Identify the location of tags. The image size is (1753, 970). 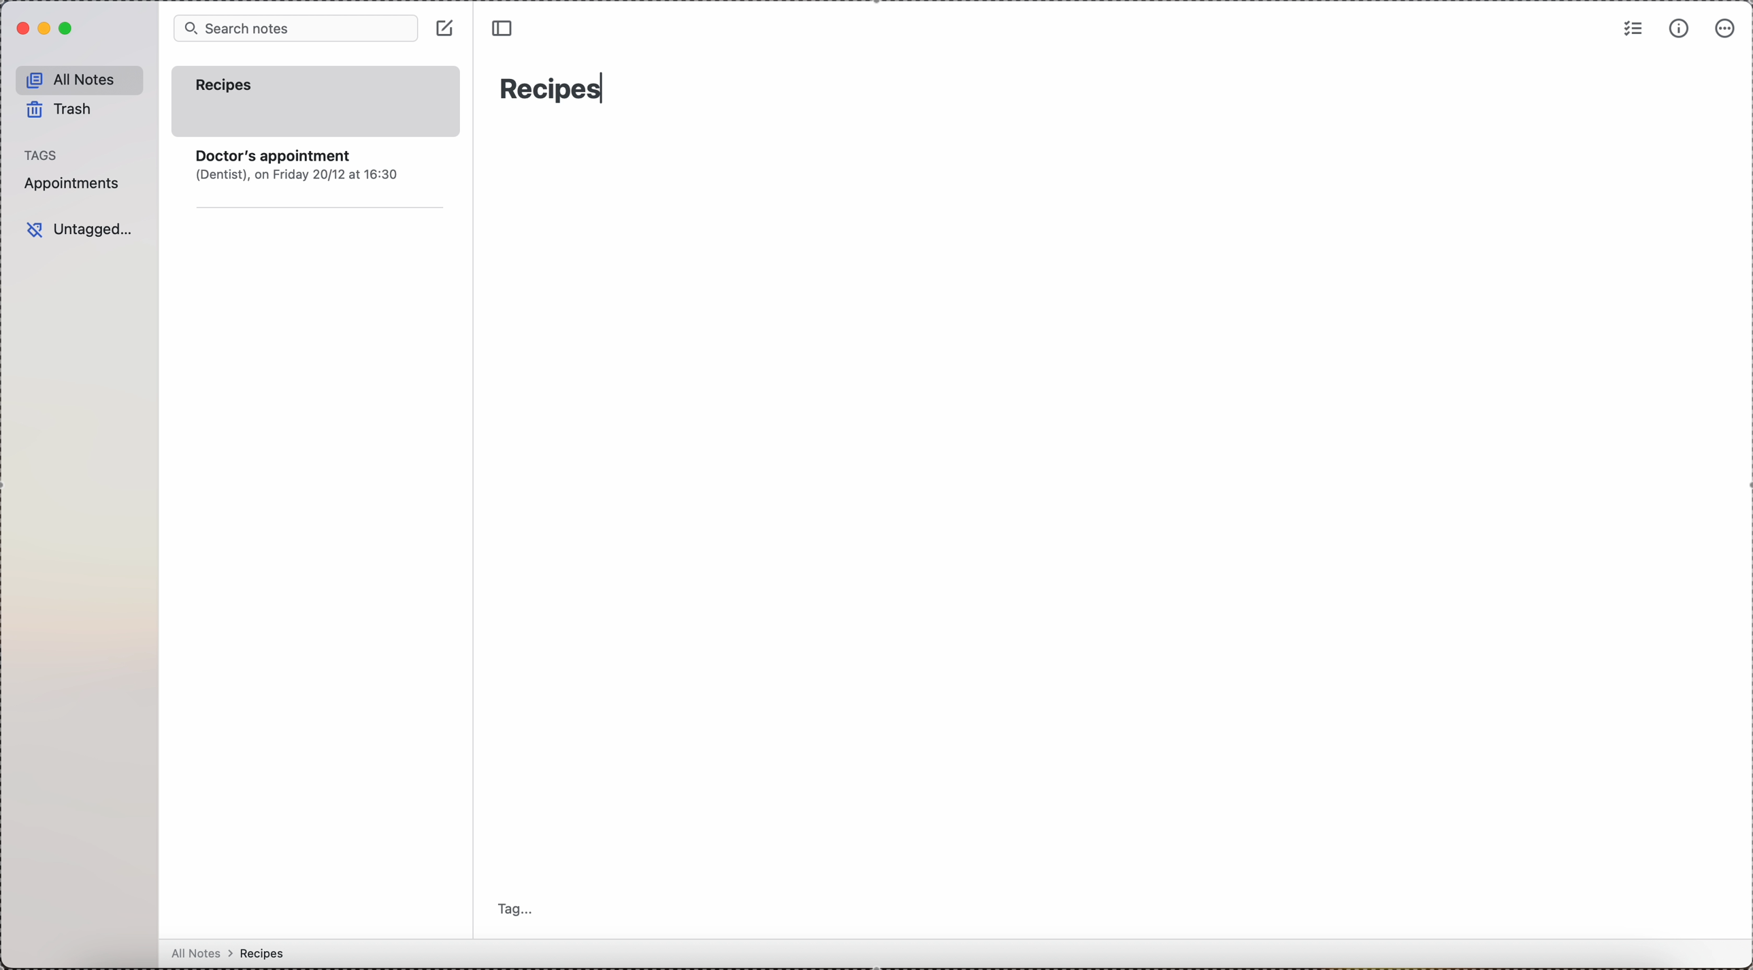
(40, 153).